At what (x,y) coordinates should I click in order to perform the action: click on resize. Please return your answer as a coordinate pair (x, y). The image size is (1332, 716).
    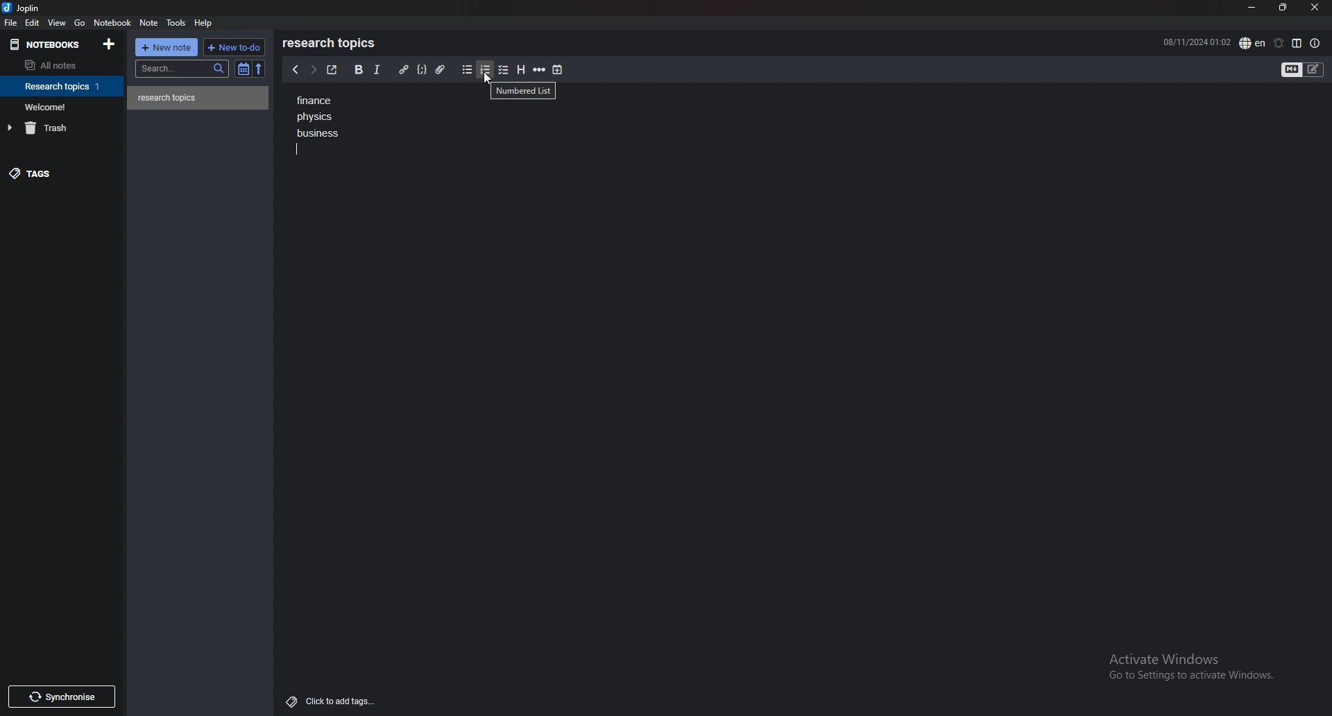
    Looking at the image, I should click on (1282, 7).